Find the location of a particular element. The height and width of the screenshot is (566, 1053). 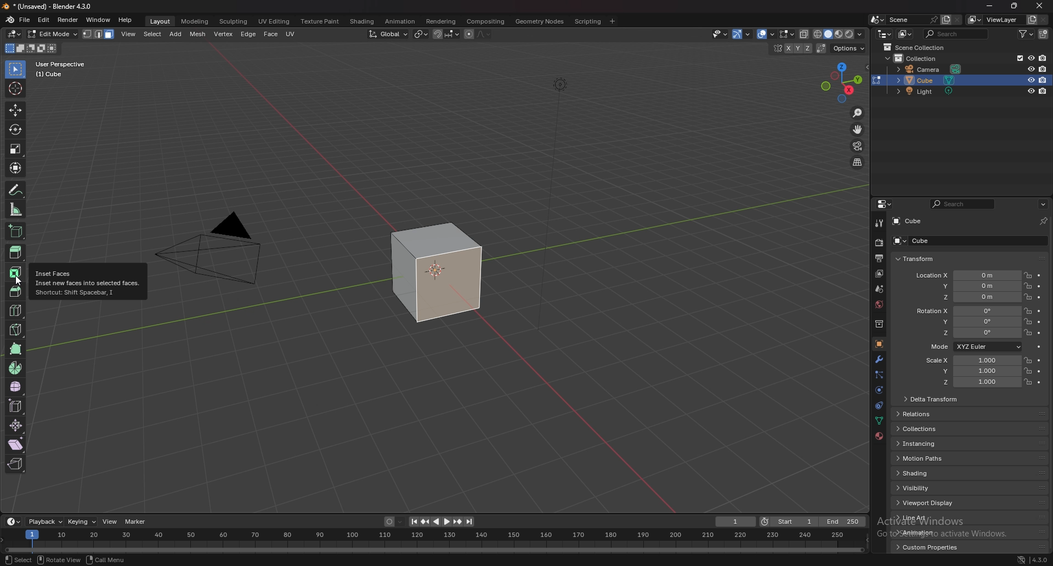

instancing is located at coordinates (929, 444).